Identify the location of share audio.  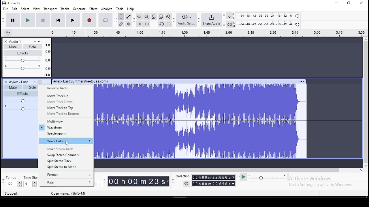
(211, 20).